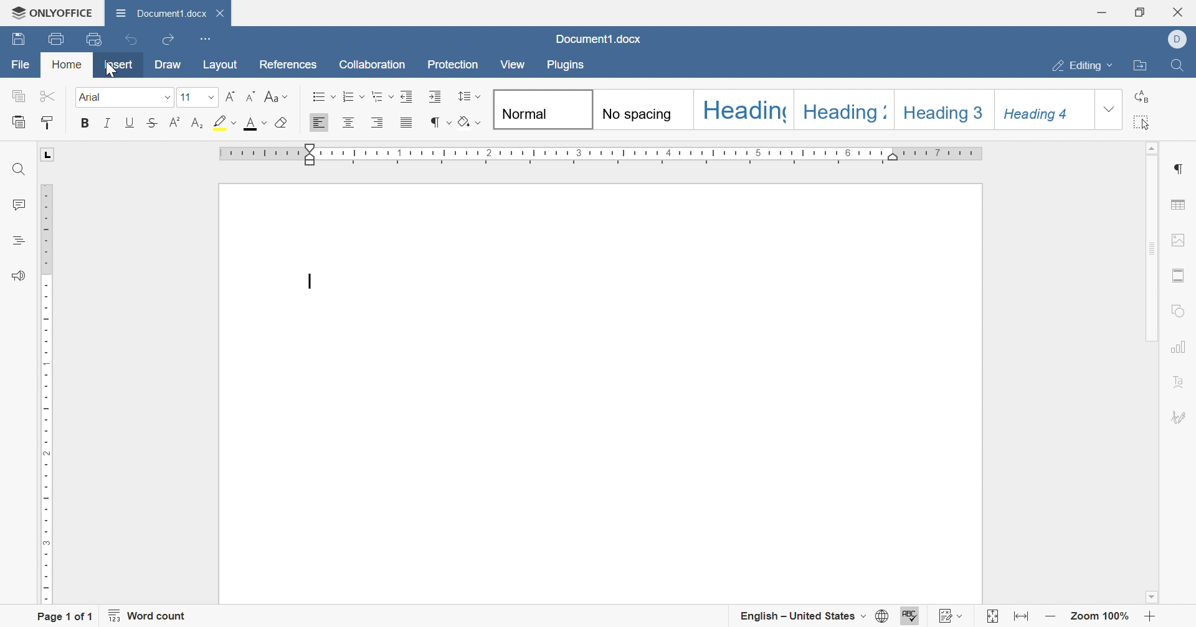  What do you see at coordinates (251, 96) in the screenshot?
I see `Decrement font size` at bounding box center [251, 96].